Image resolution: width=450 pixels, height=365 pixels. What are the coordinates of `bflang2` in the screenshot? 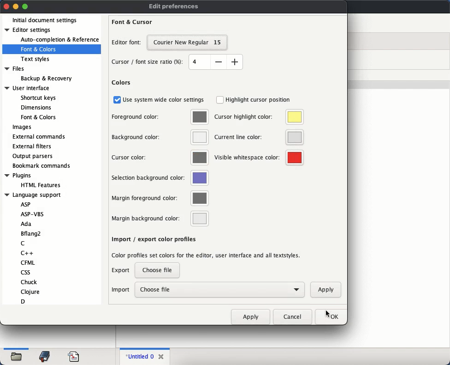 It's located at (32, 234).